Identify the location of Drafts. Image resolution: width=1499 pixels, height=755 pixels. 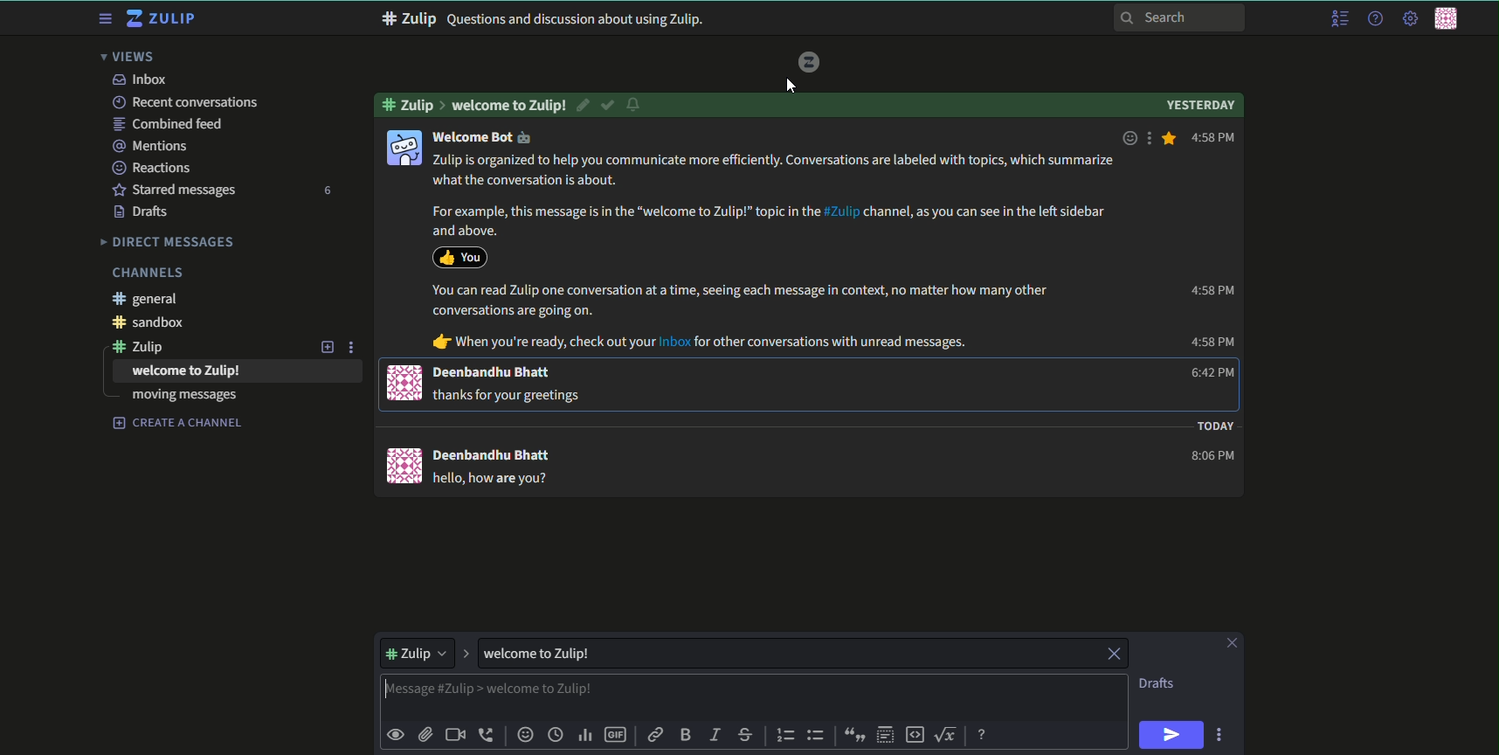
(143, 212).